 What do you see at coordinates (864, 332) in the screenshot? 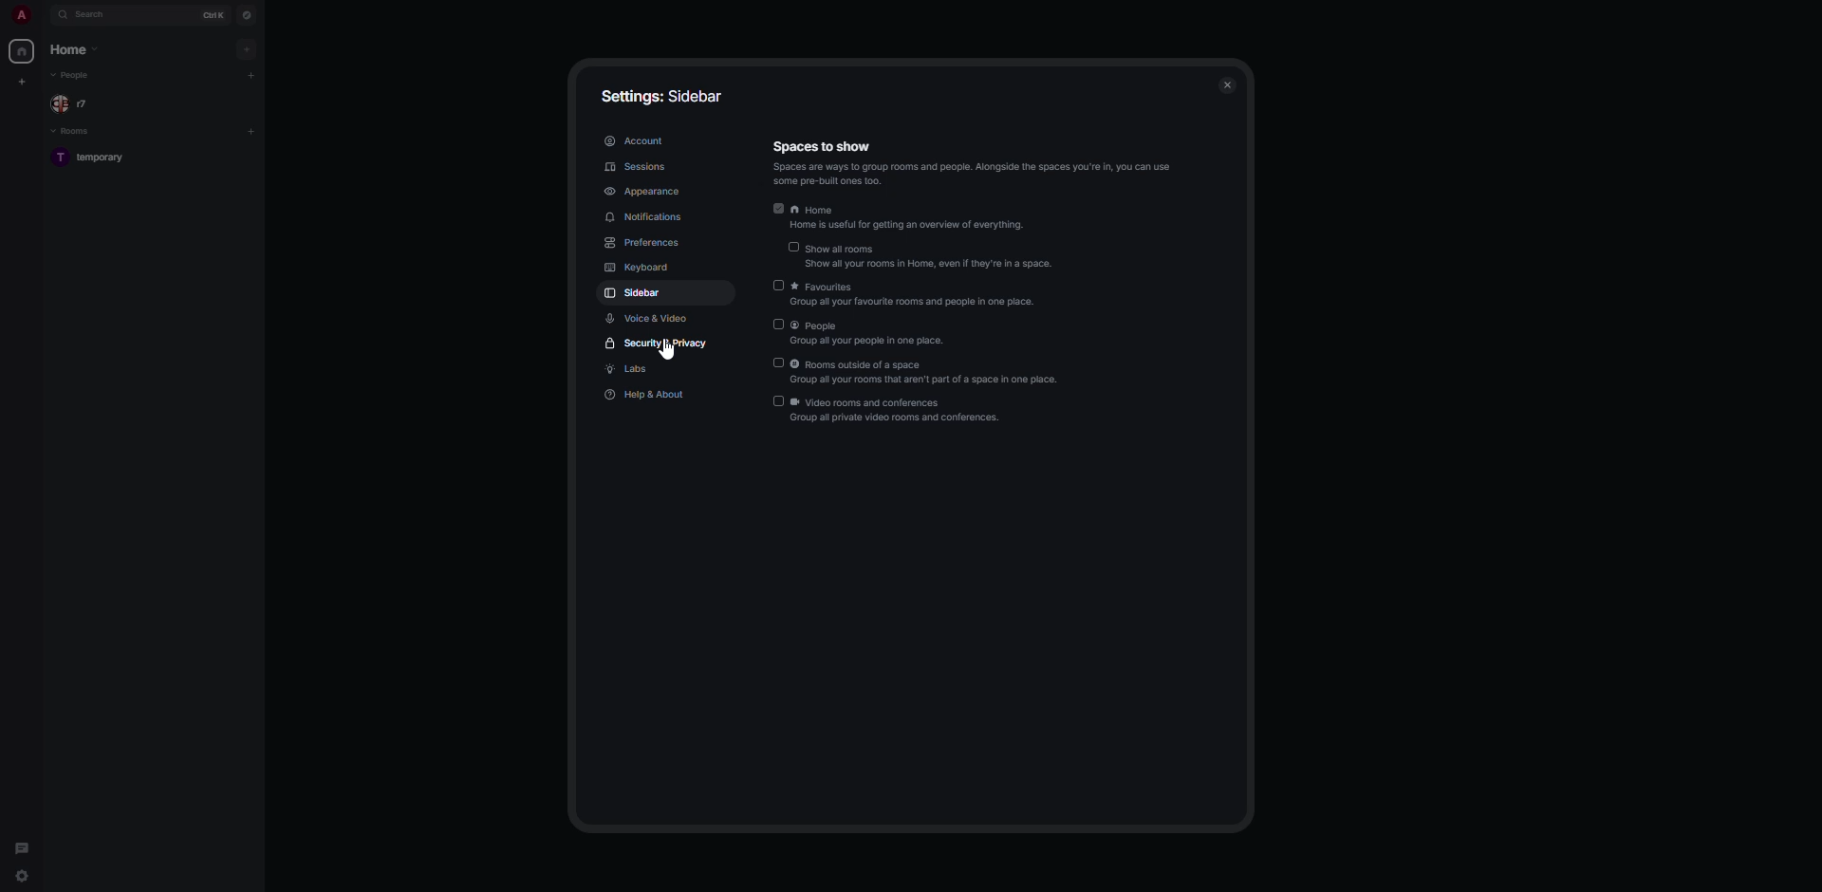
I see `people` at bounding box center [864, 332].